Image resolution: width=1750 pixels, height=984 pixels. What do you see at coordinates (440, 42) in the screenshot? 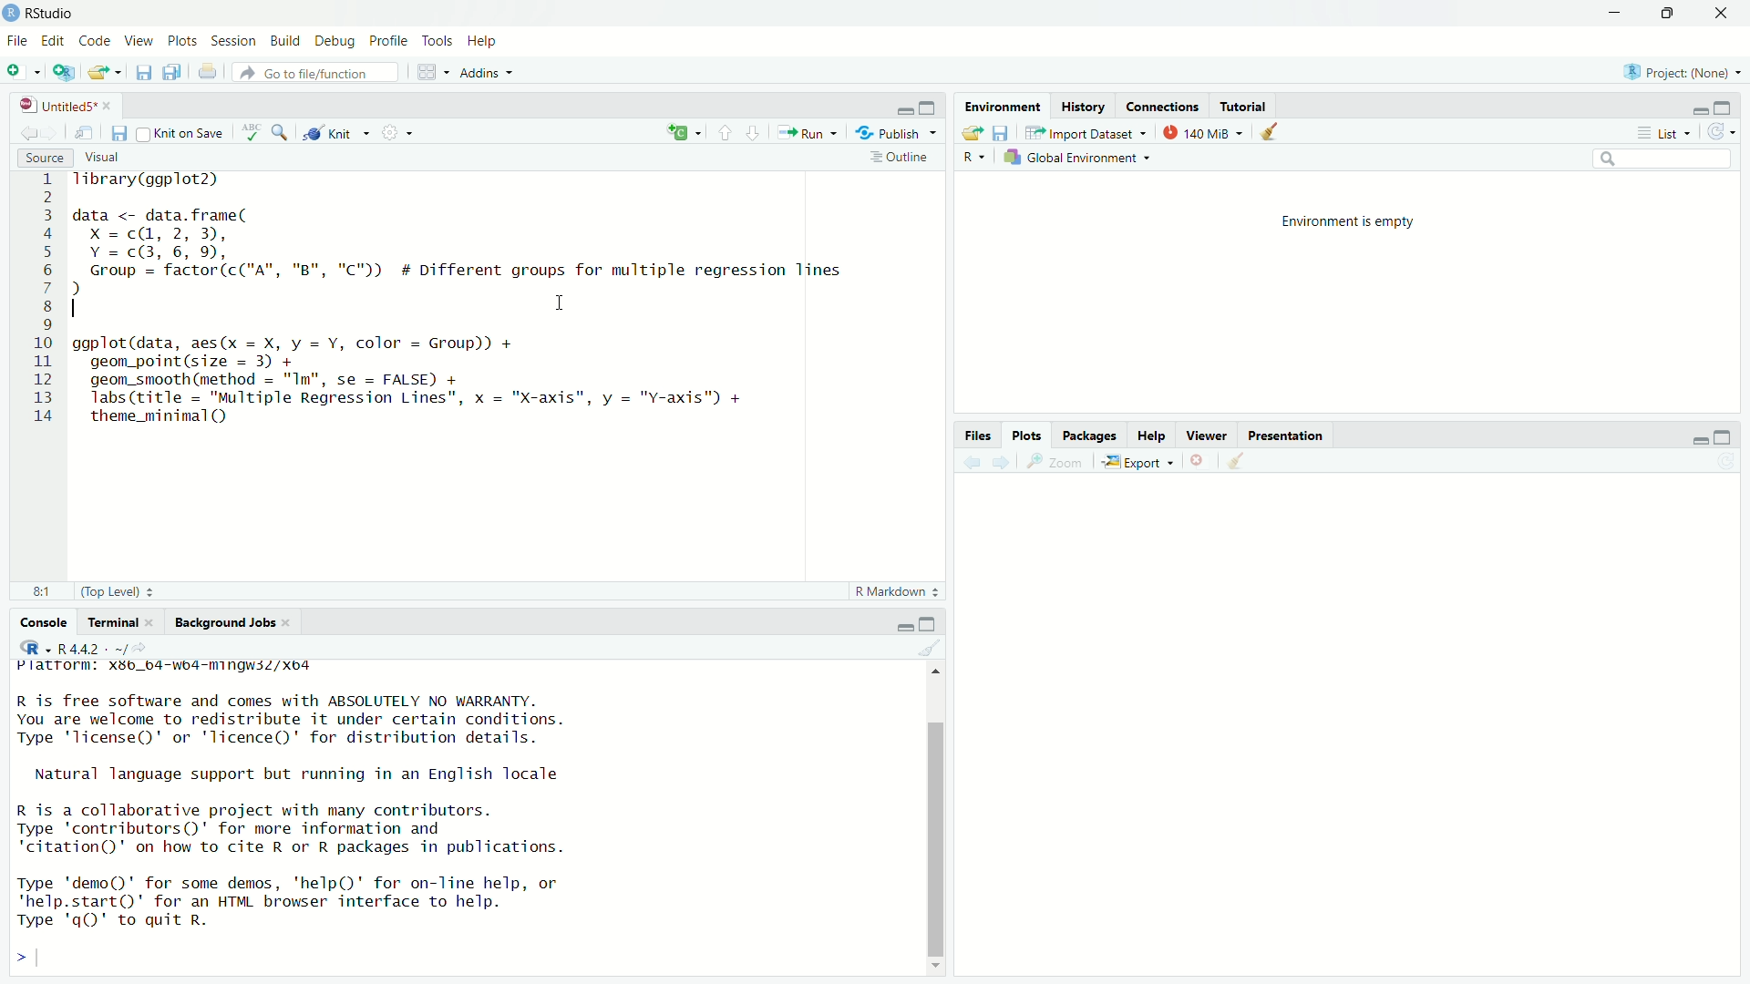
I see `Tools` at bounding box center [440, 42].